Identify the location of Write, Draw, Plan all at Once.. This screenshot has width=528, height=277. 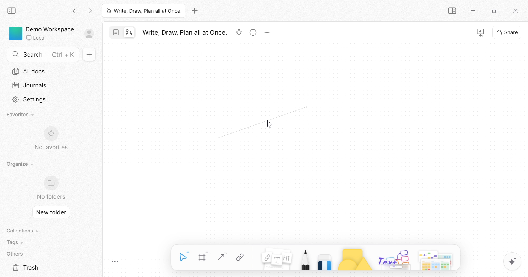
(184, 32).